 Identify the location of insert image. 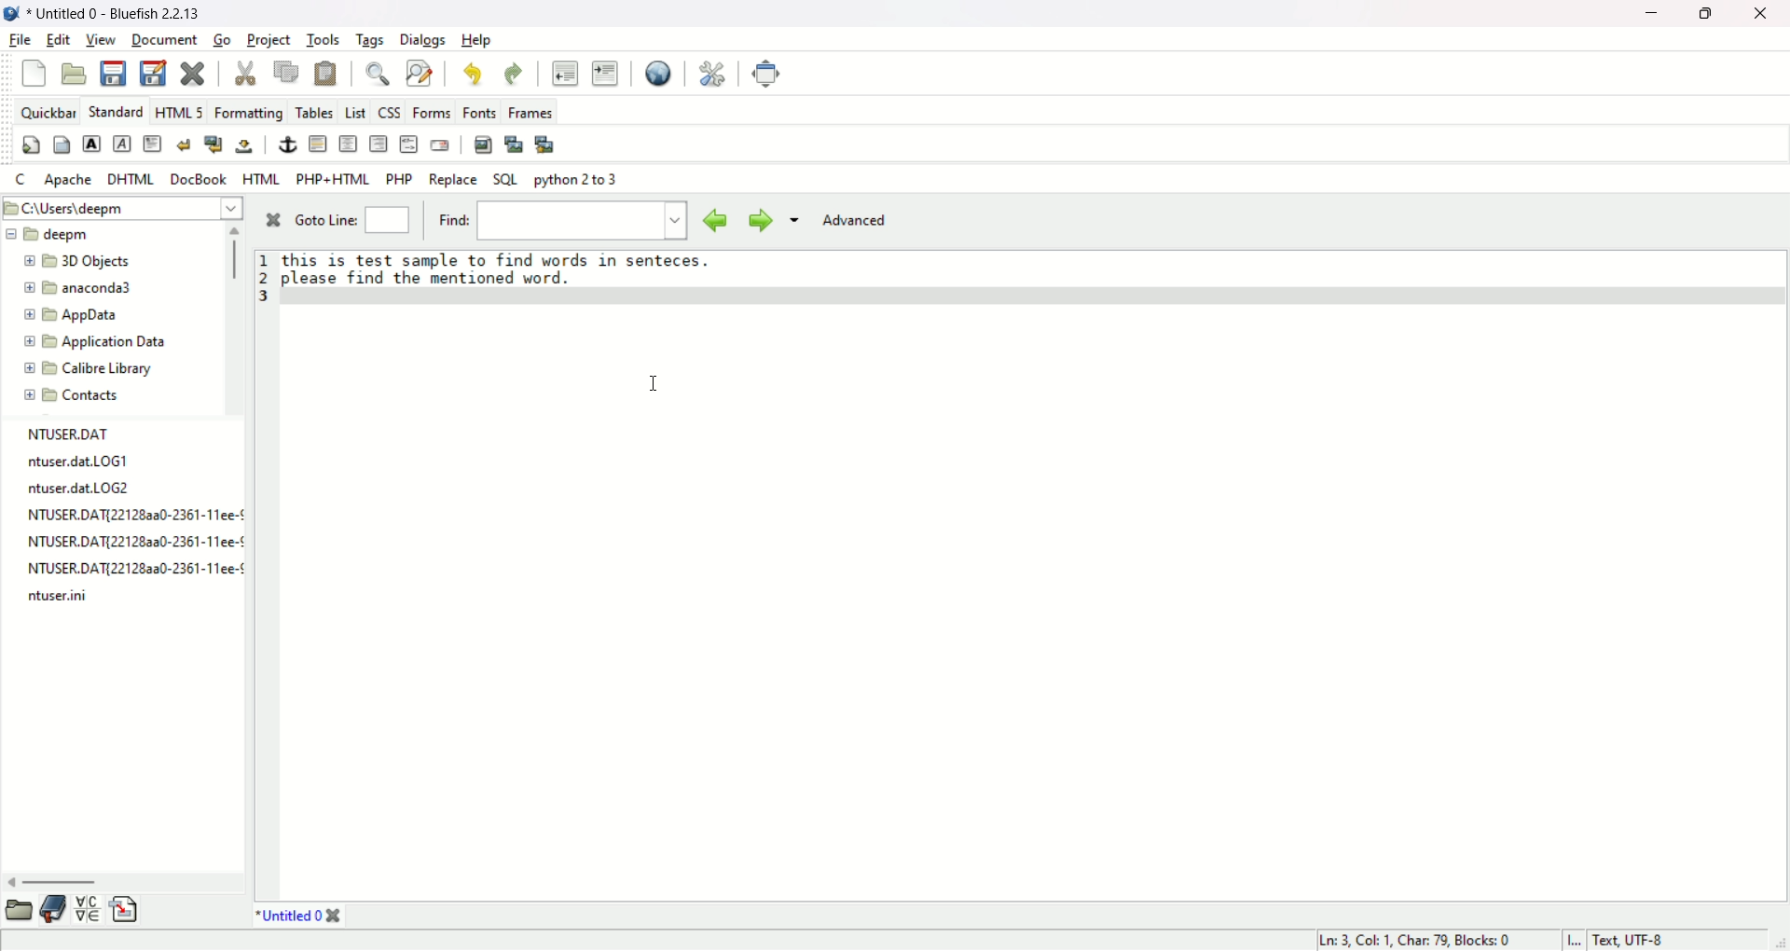
(483, 144).